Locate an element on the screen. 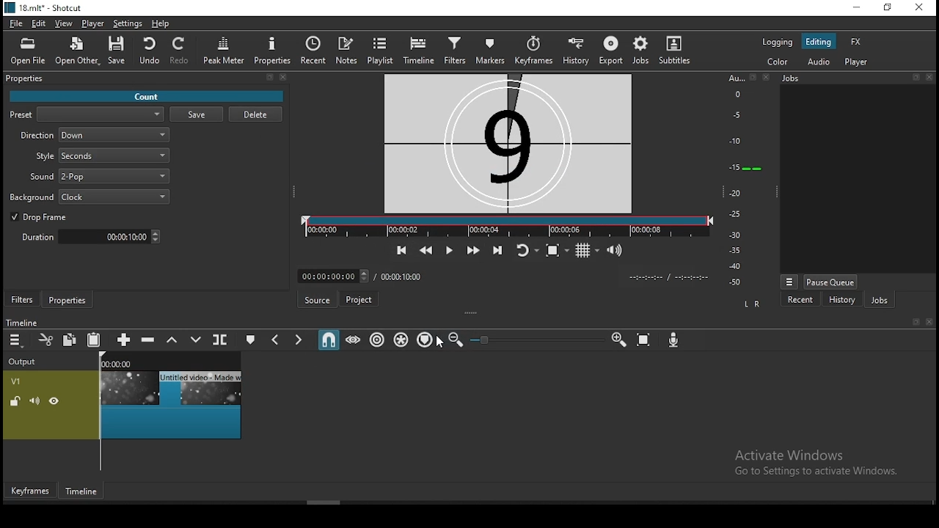   is located at coordinates (472, 251).